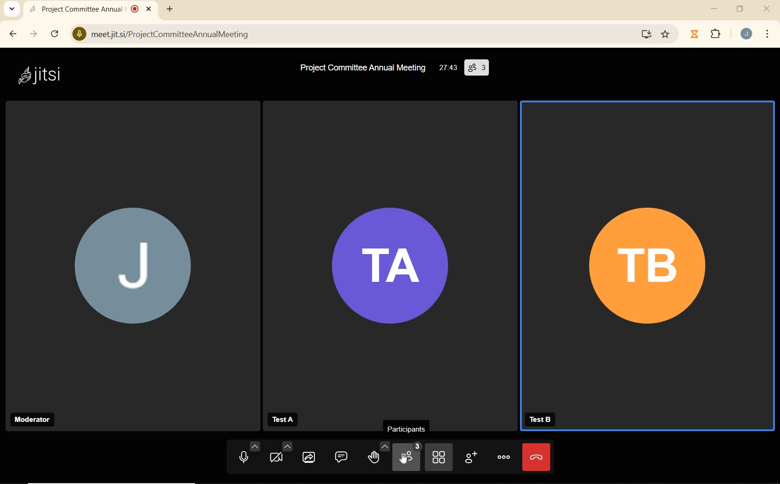 This screenshot has width=780, height=484. What do you see at coordinates (747, 34) in the screenshot?
I see `ACCOUNT` at bounding box center [747, 34].